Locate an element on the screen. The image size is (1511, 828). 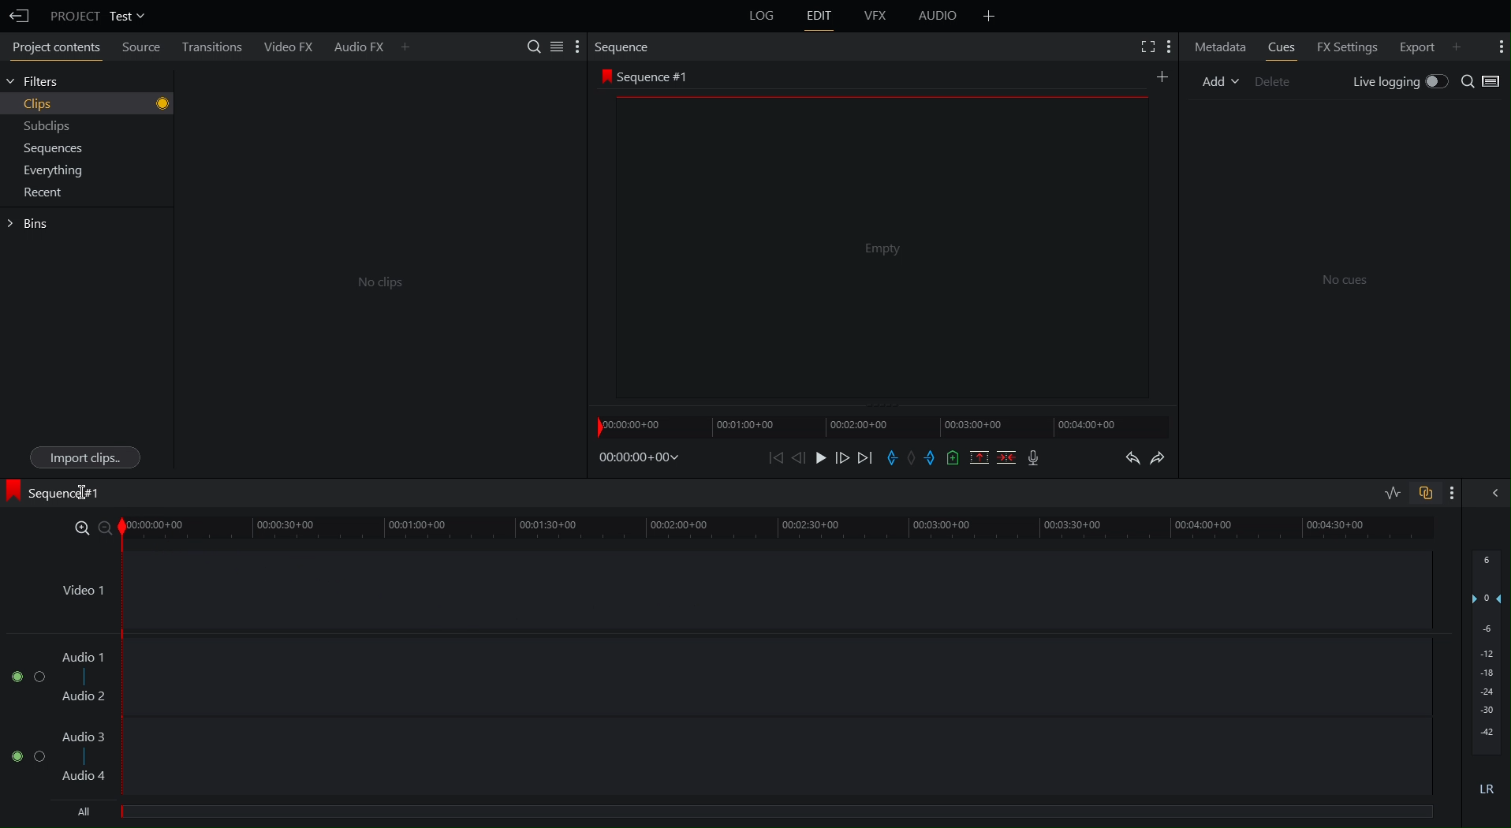
Log is located at coordinates (760, 19).